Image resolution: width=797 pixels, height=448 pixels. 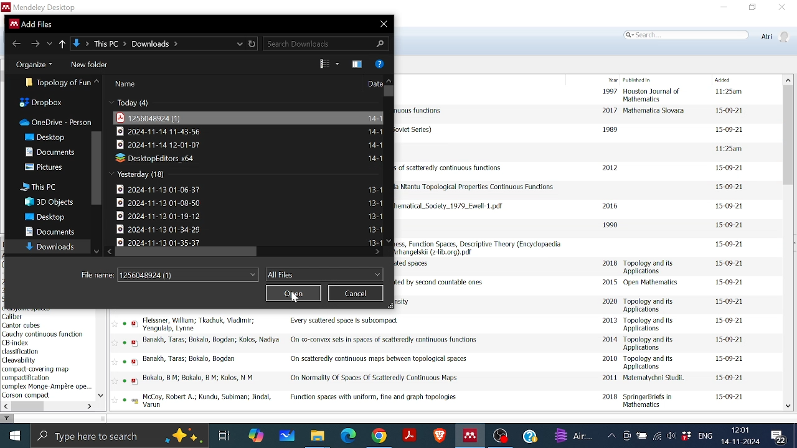 I want to click on FAvourite, so click(x=116, y=324).